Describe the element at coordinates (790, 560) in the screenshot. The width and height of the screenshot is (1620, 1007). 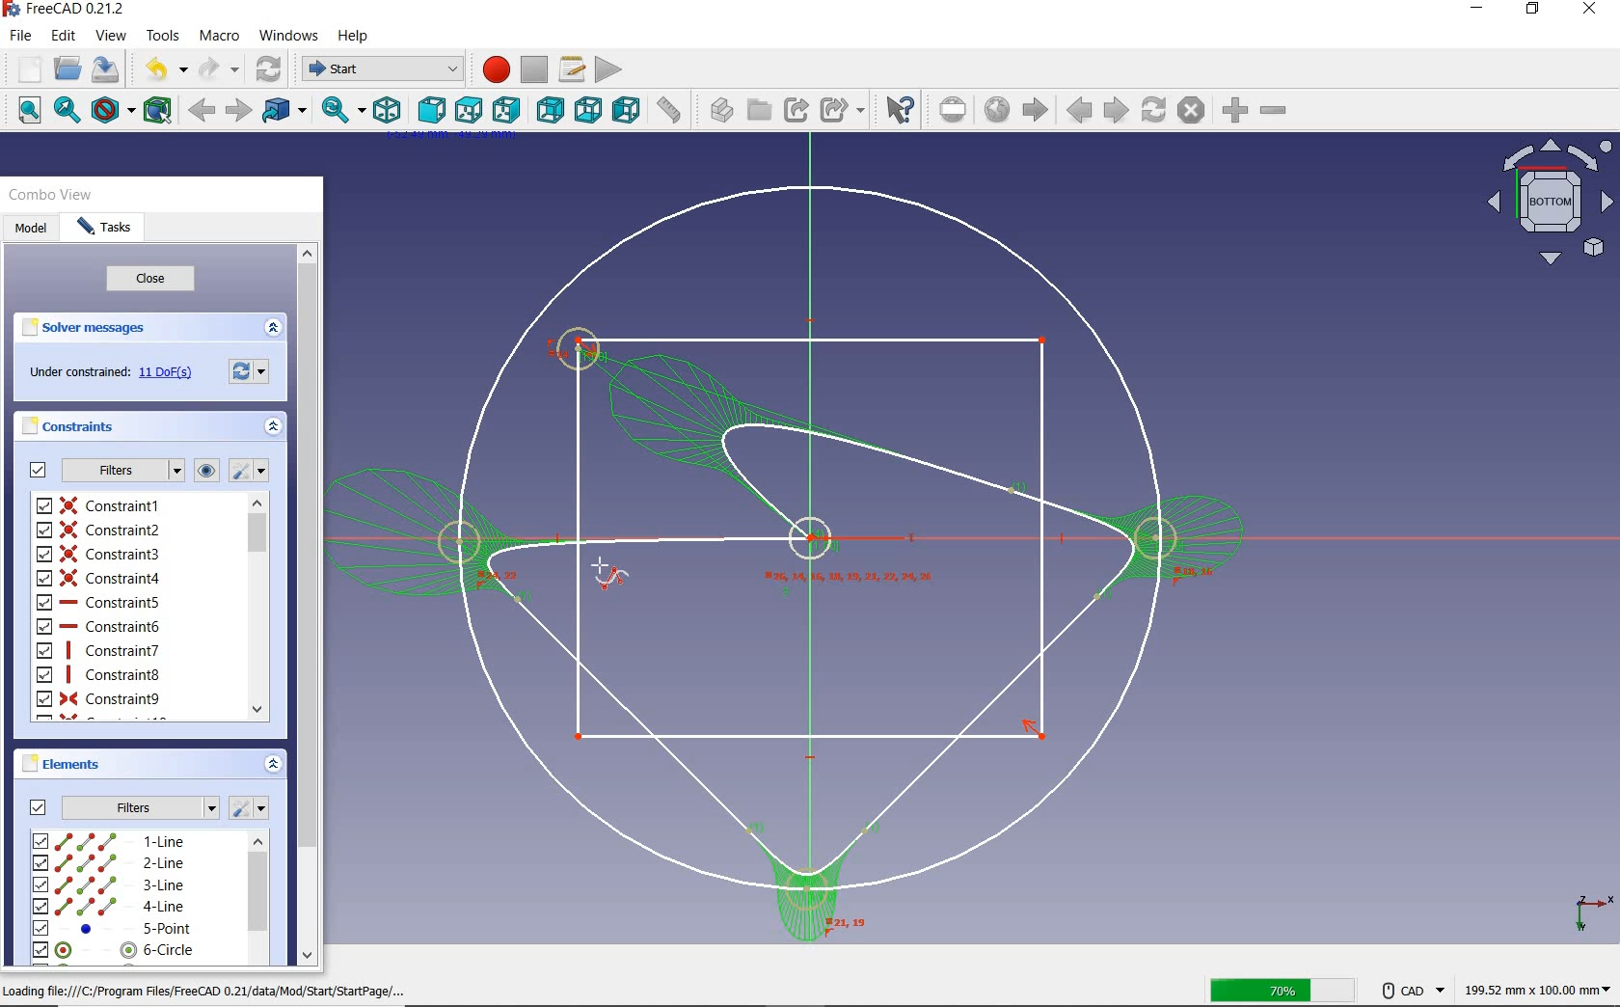
I see `design` at that location.